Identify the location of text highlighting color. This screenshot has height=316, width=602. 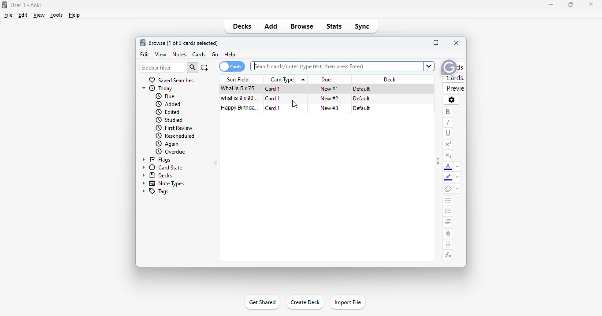
(448, 177).